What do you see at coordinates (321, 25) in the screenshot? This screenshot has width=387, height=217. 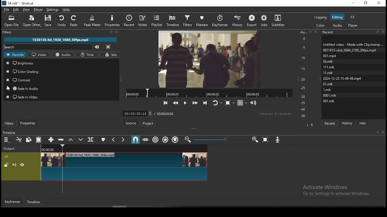 I see `color` at bounding box center [321, 25].